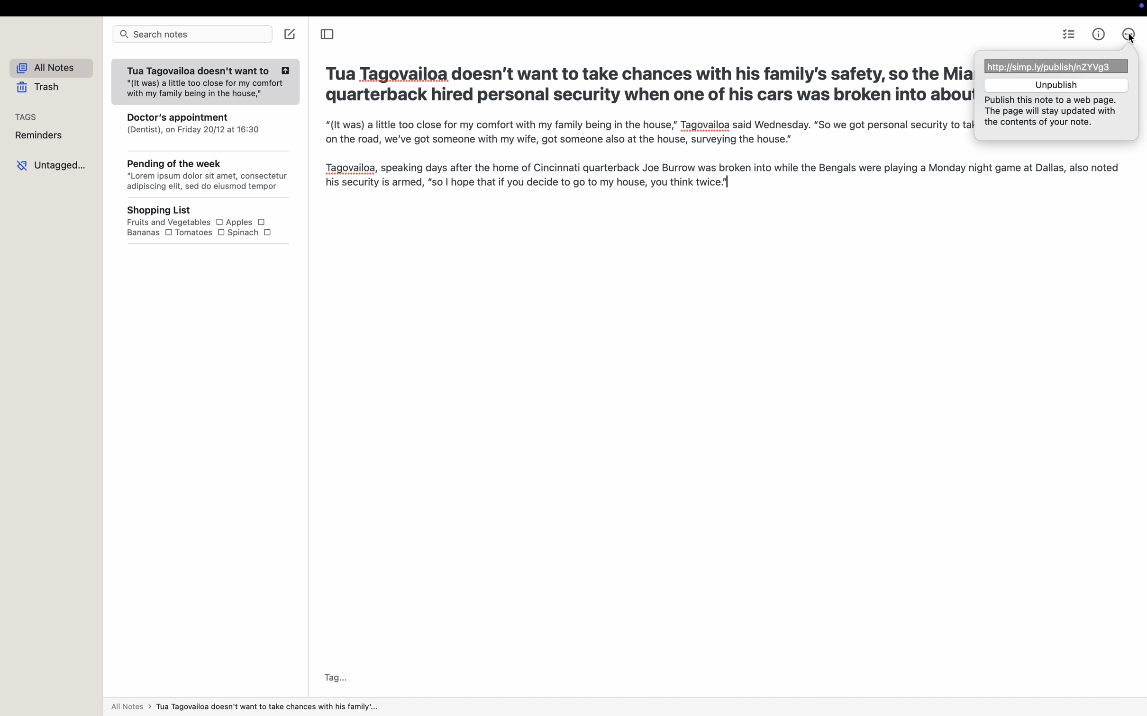 The width and height of the screenshot is (1147, 716). Describe the element at coordinates (244, 708) in the screenshot. I see `all notes` at that location.